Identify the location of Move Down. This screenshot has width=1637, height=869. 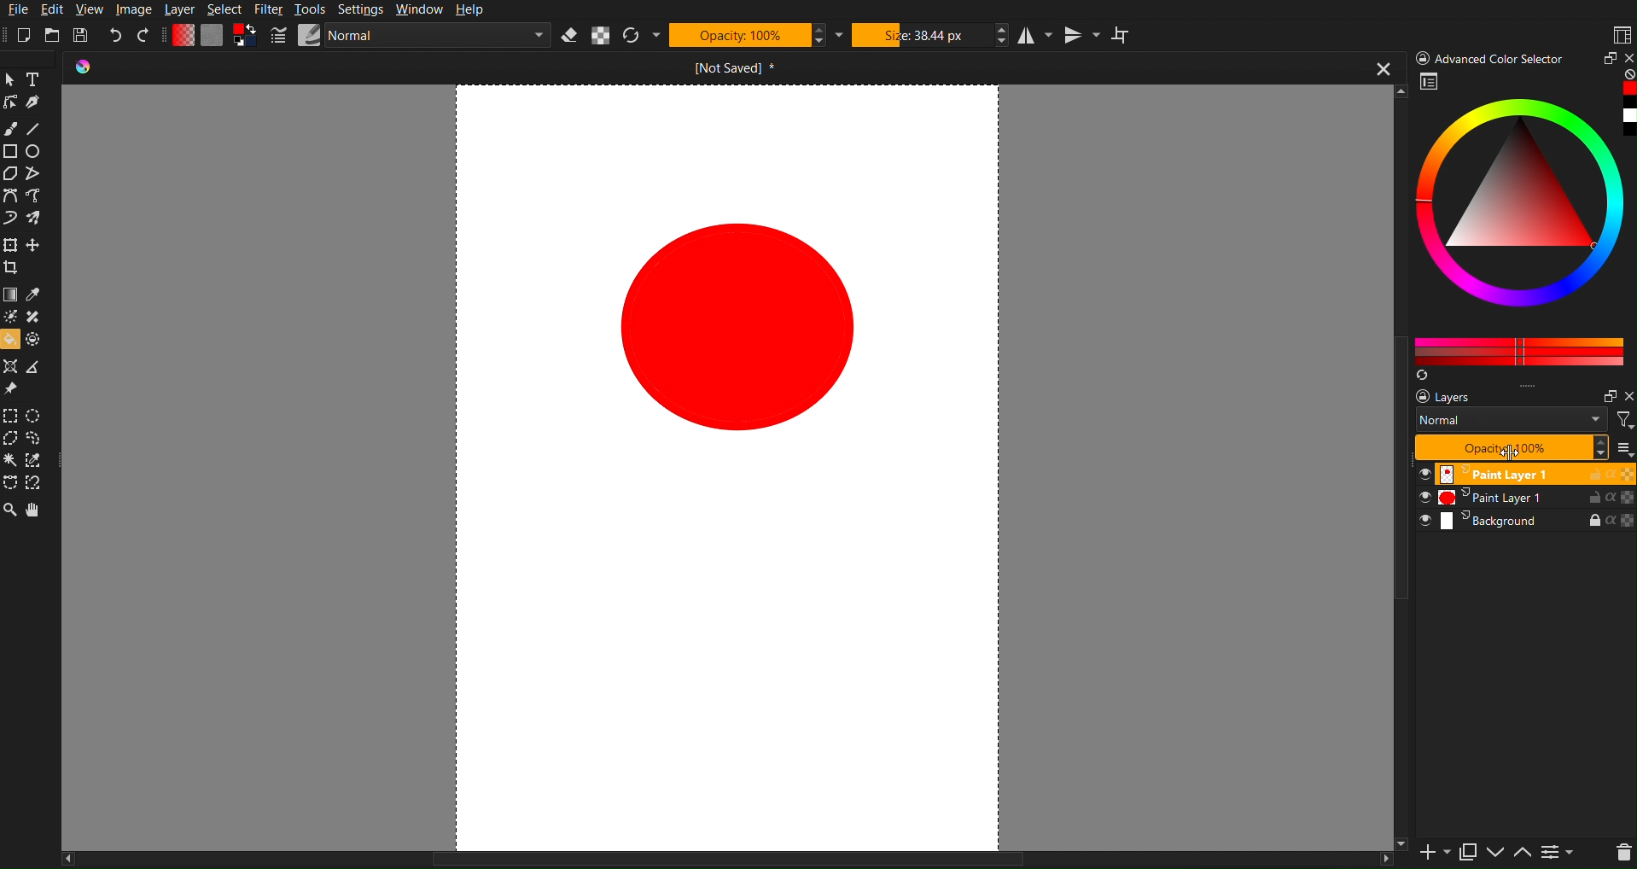
(1527, 854).